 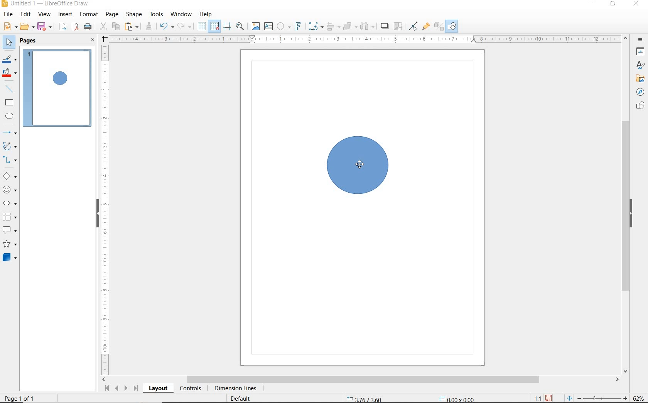 What do you see at coordinates (45, 27) in the screenshot?
I see `SAVE` at bounding box center [45, 27].